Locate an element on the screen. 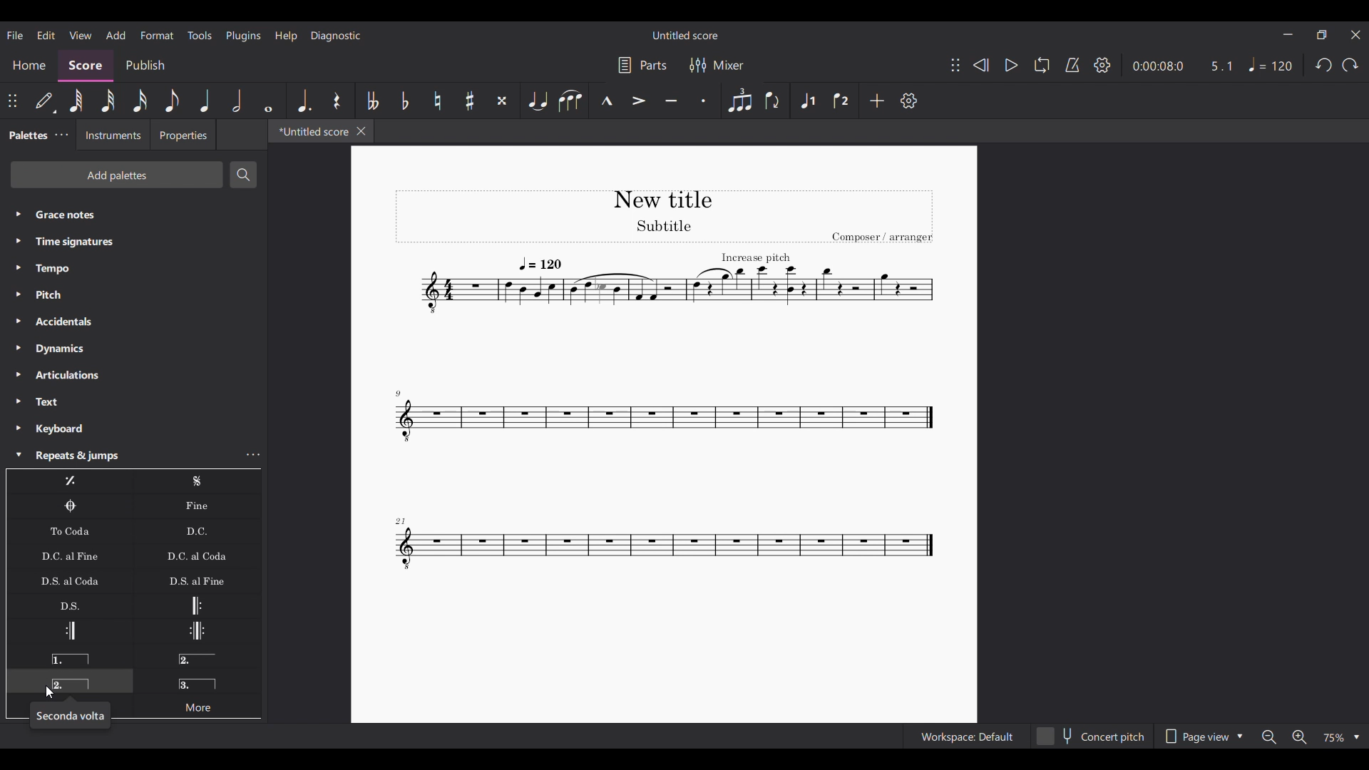  Current duration is located at coordinates (1157, 66).